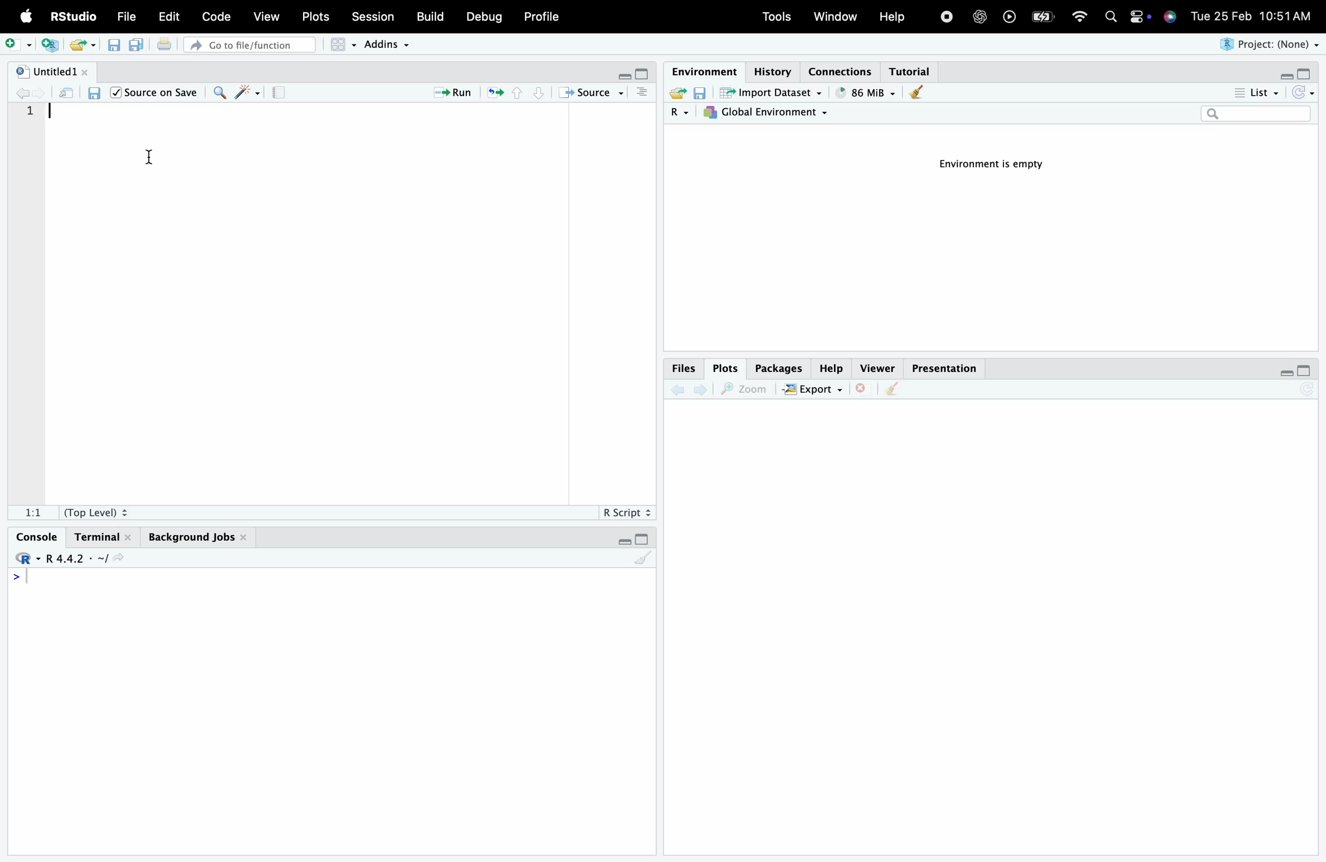  What do you see at coordinates (865, 92) in the screenshot?
I see `" 86 MiB` at bounding box center [865, 92].